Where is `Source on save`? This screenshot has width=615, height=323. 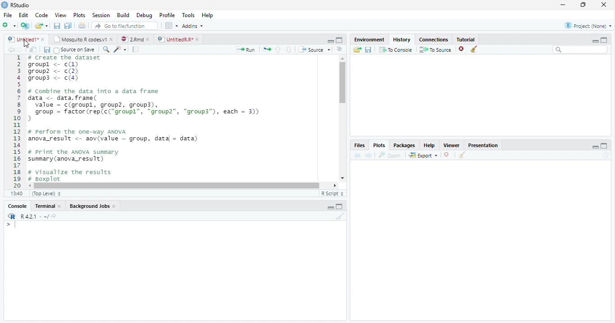 Source on save is located at coordinates (76, 50).